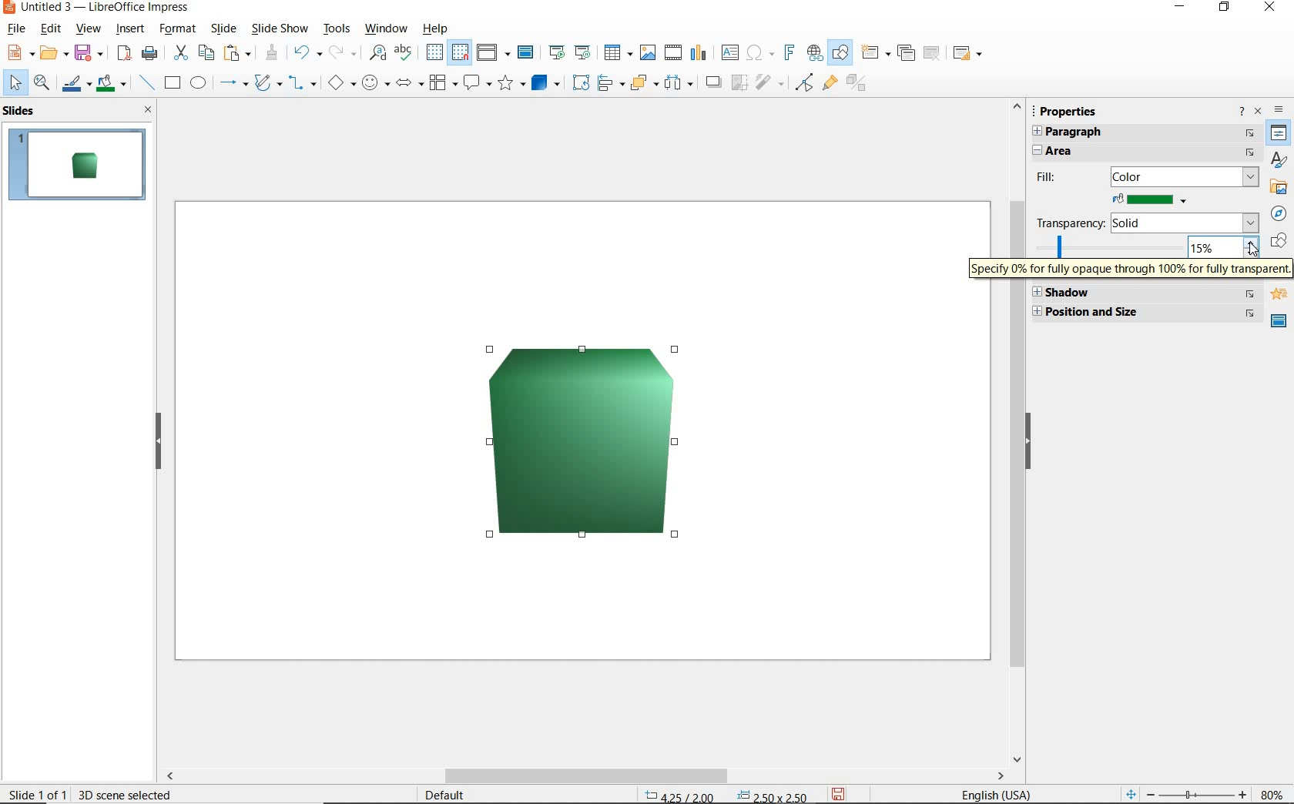 This screenshot has height=804, width=1294. Describe the element at coordinates (512, 85) in the screenshot. I see `stars and banners` at that location.